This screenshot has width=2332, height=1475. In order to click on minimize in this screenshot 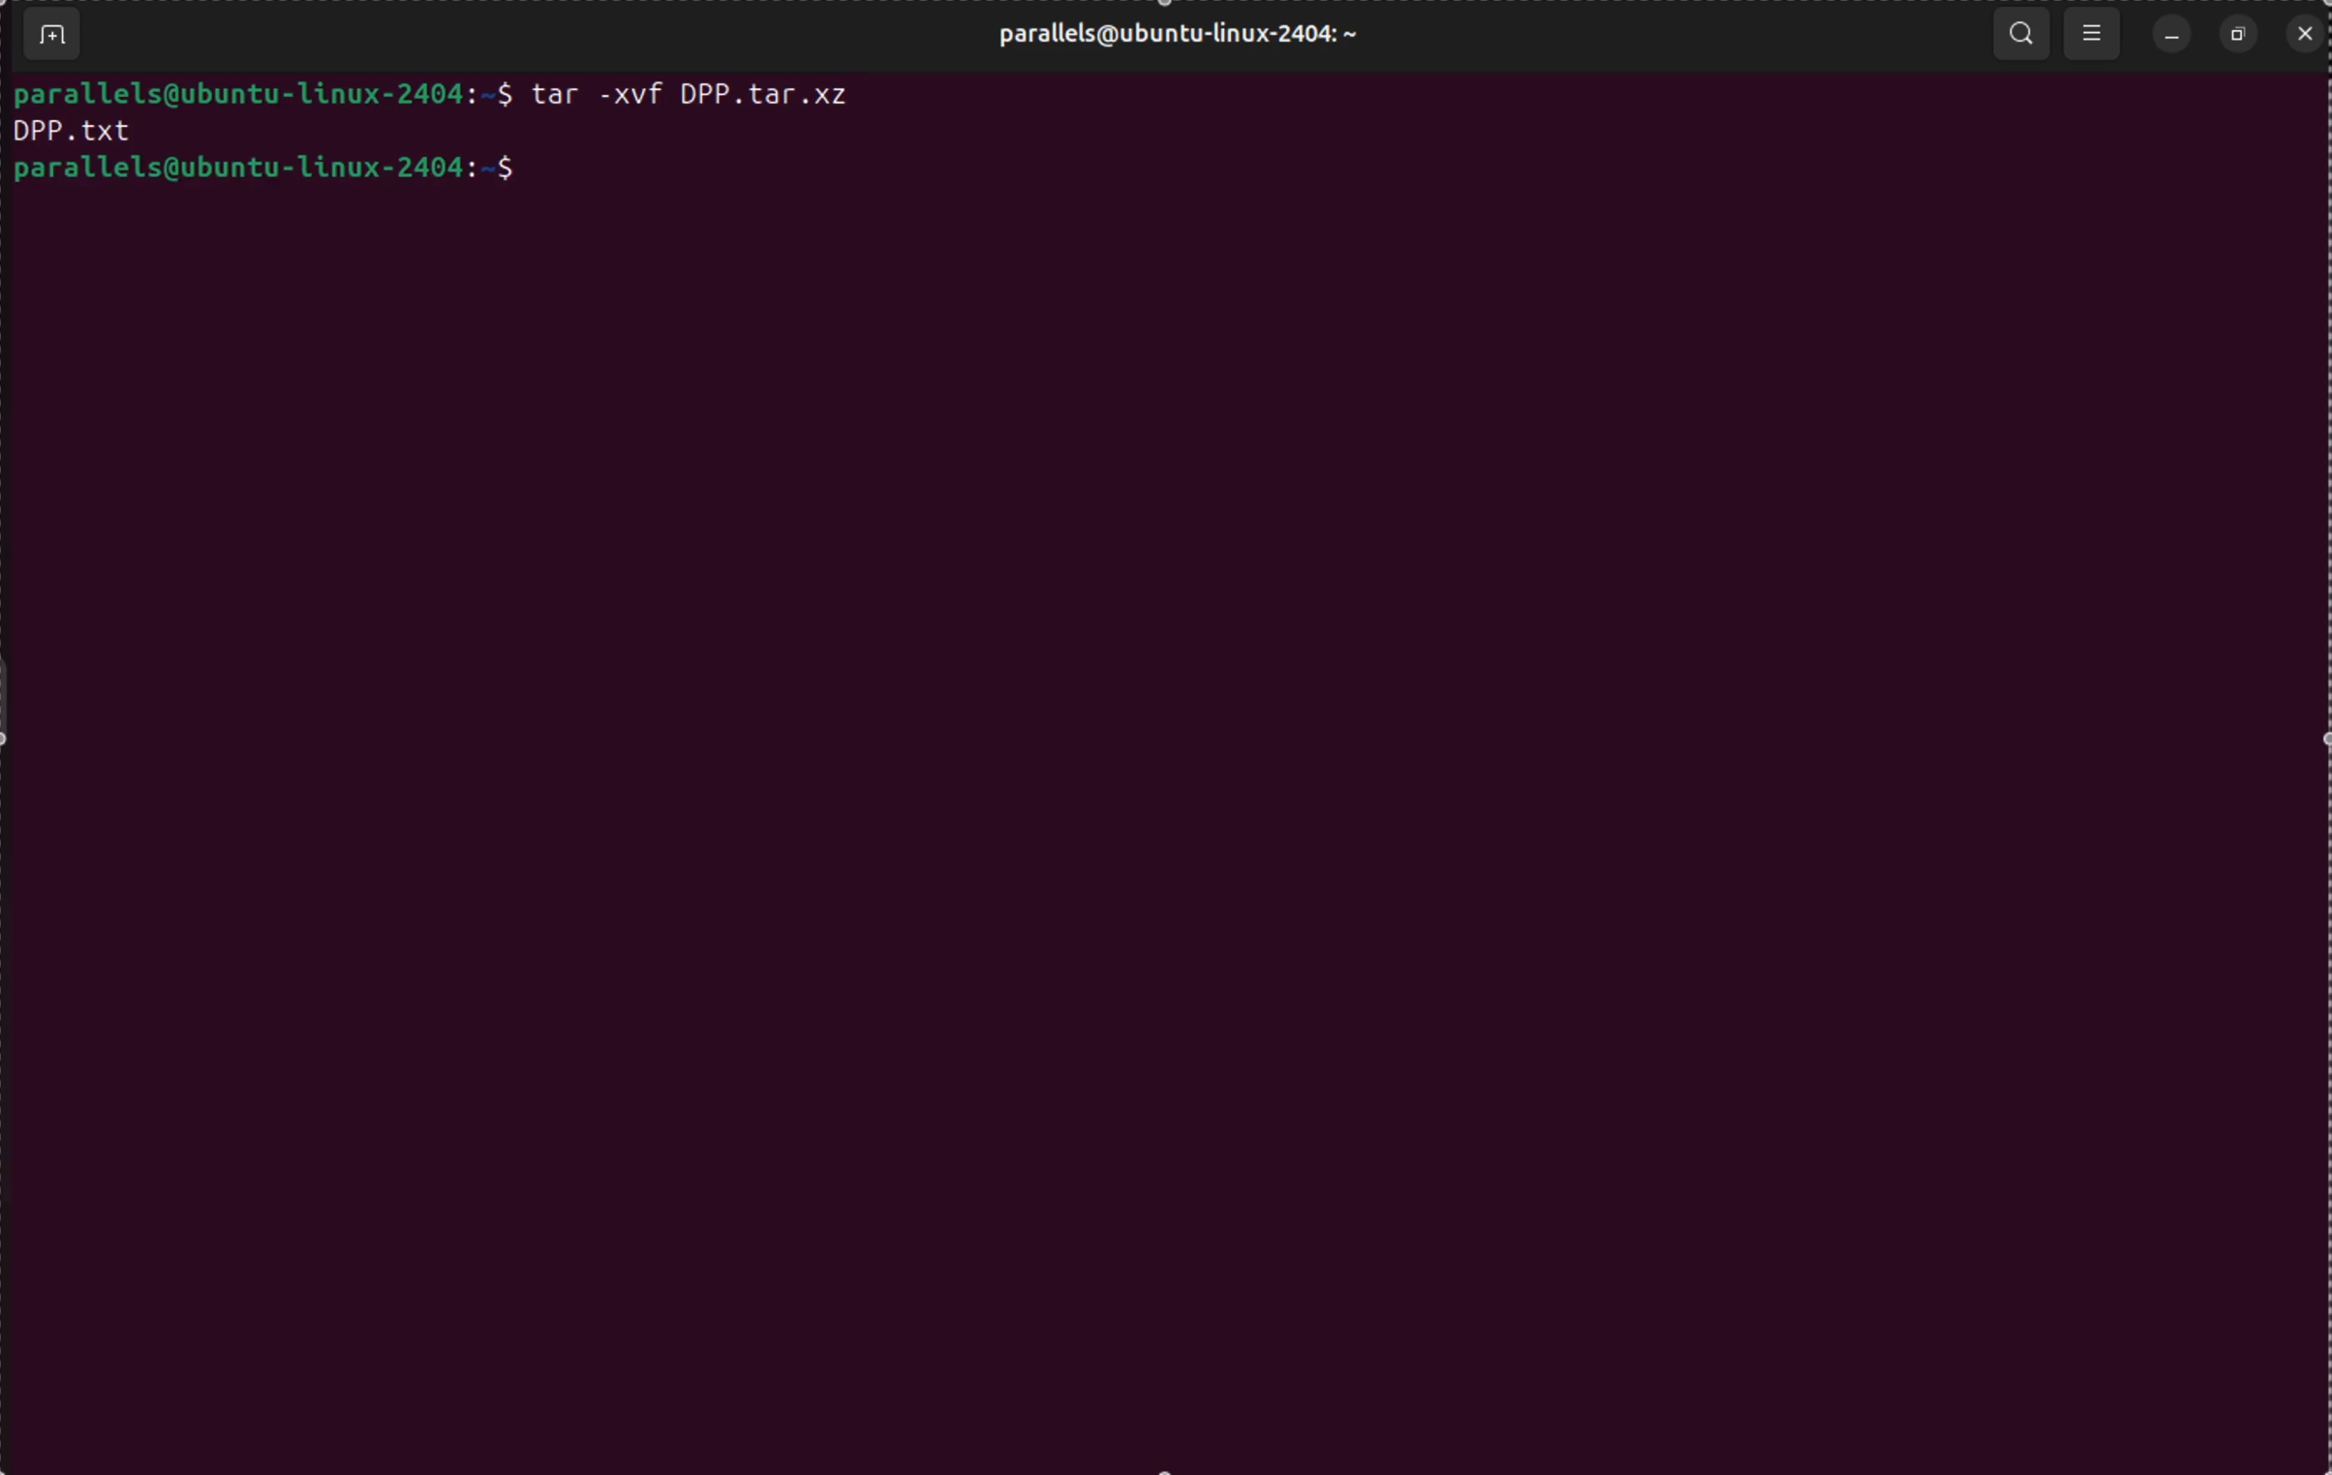, I will do `click(2169, 36)`.